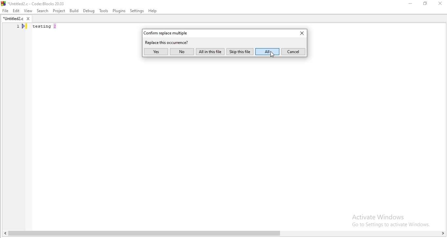 The height and width of the screenshot is (238, 447). I want to click on Edit , so click(16, 11).